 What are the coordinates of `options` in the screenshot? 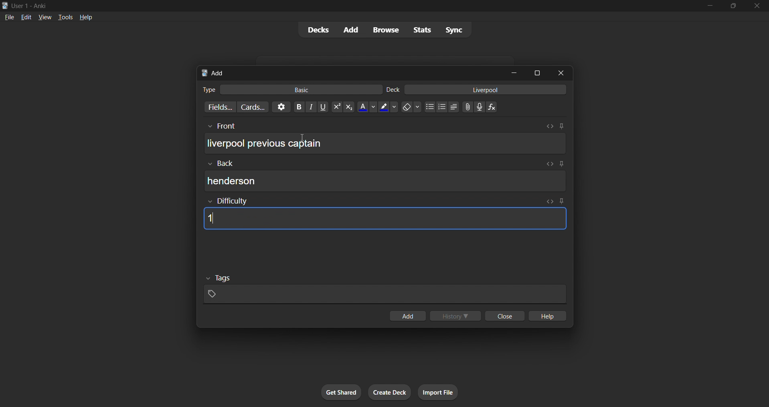 It's located at (280, 107).